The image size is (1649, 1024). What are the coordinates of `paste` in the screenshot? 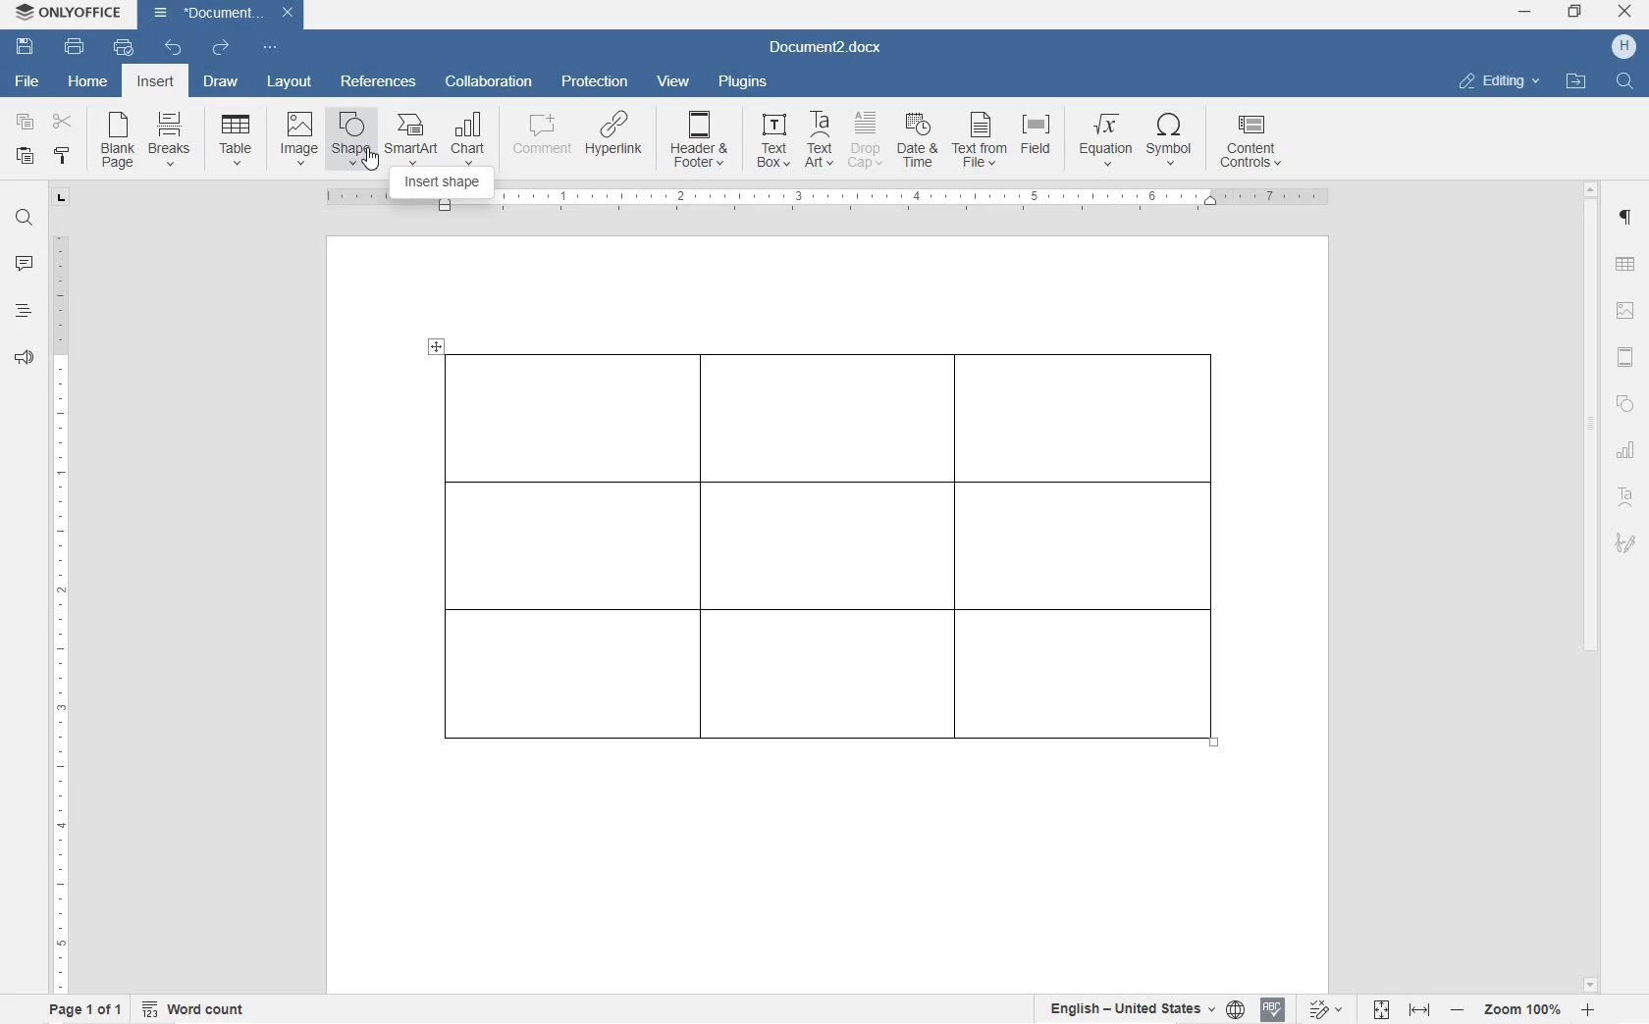 It's located at (26, 156).